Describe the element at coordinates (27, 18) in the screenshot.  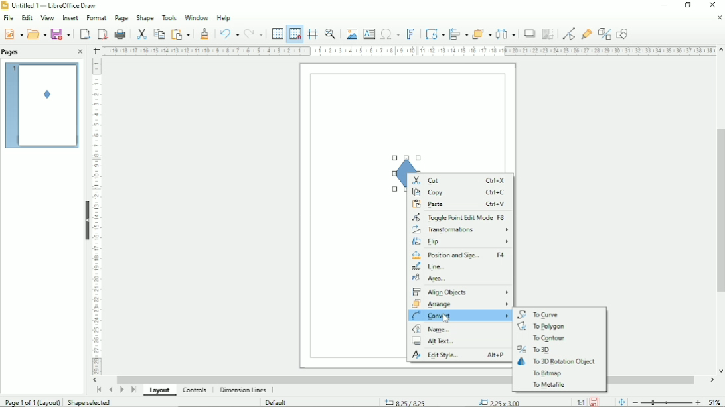
I see `Edit` at that location.